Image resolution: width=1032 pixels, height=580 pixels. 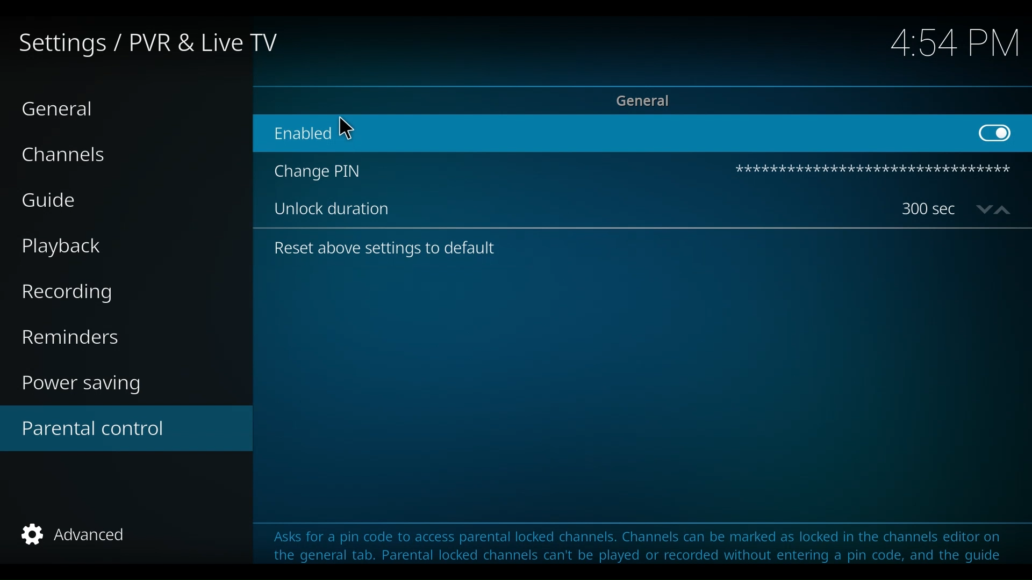 What do you see at coordinates (67, 294) in the screenshot?
I see `Recording` at bounding box center [67, 294].